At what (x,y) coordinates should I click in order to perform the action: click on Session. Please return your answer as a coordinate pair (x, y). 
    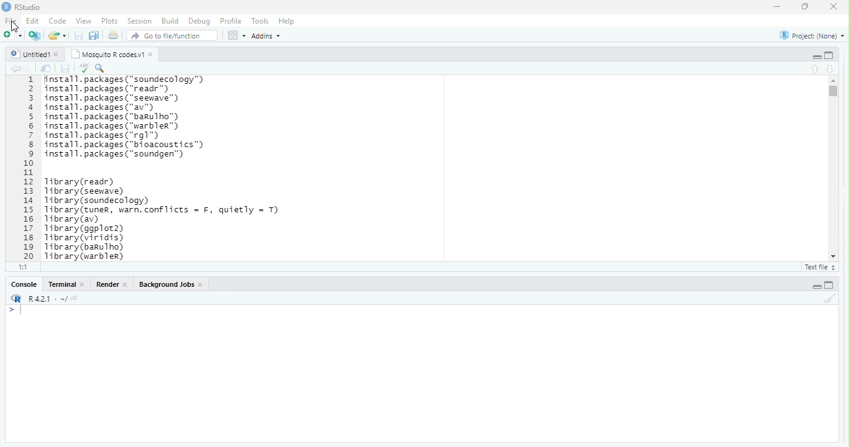
    Looking at the image, I should click on (141, 21).